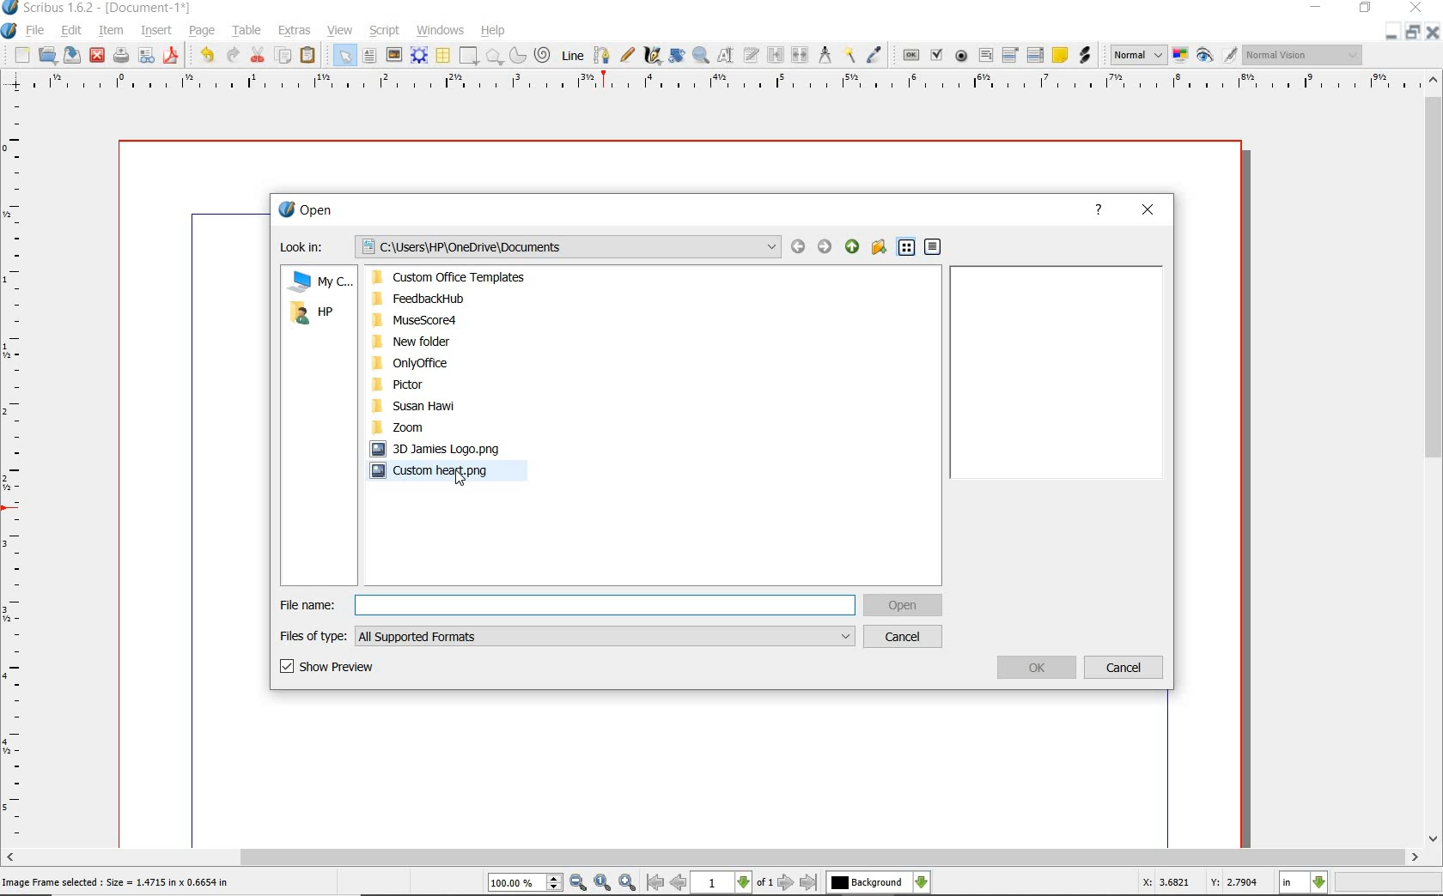 The height and width of the screenshot is (896, 1443). I want to click on ok, so click(1038, 667).